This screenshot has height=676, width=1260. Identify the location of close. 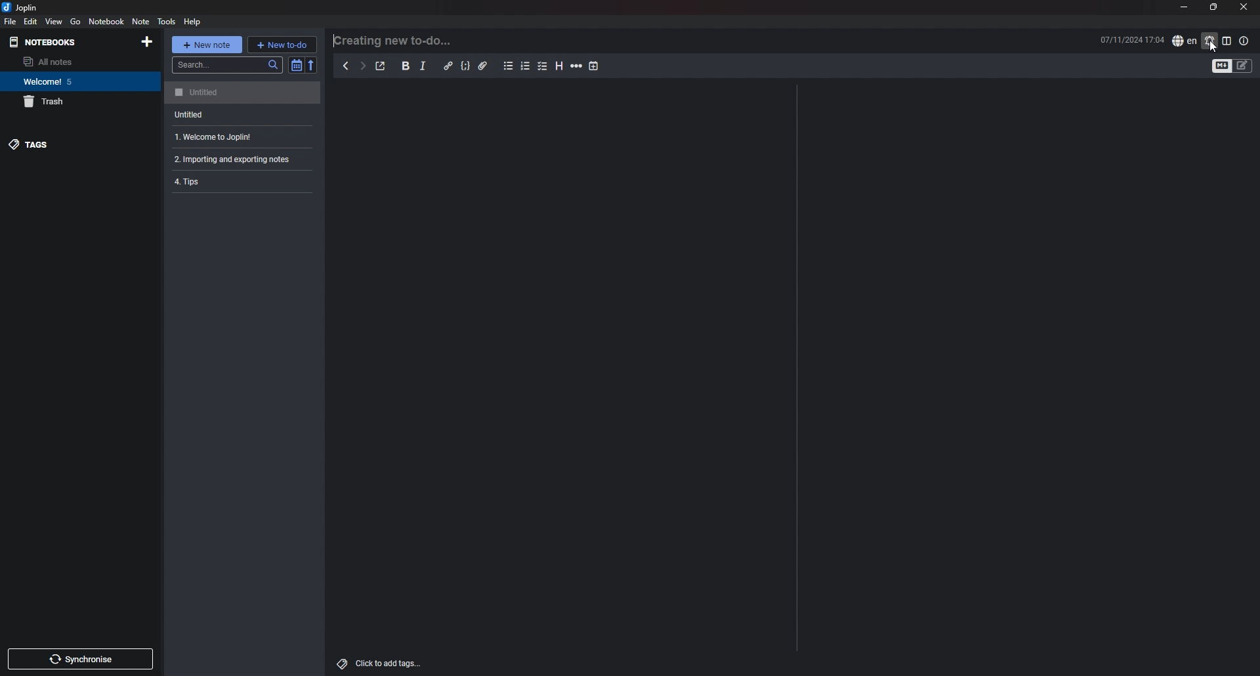
(1243, 7).